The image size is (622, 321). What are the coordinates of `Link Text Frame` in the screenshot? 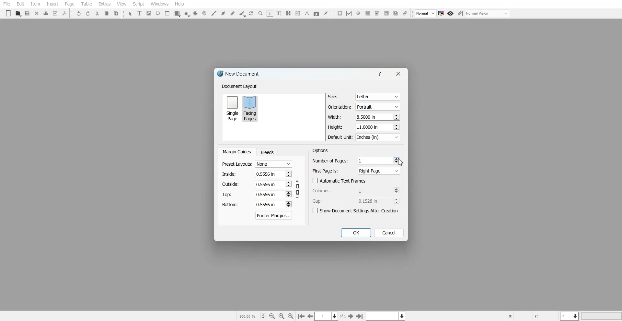 It's located at (288, 13).